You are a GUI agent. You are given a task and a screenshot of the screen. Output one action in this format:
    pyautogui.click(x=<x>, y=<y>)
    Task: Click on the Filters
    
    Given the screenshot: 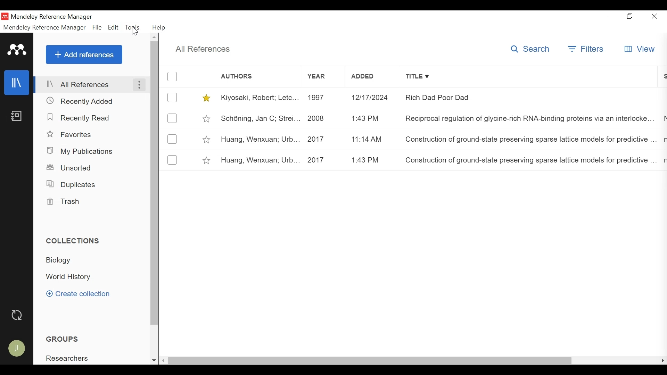 What is the action you would take?
    pyautogui.click(x=587, y=49)
    